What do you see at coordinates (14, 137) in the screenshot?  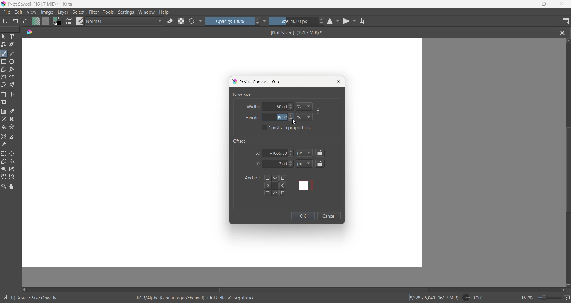 I see `measure the distance between two points` at bounding box center [14, 137].